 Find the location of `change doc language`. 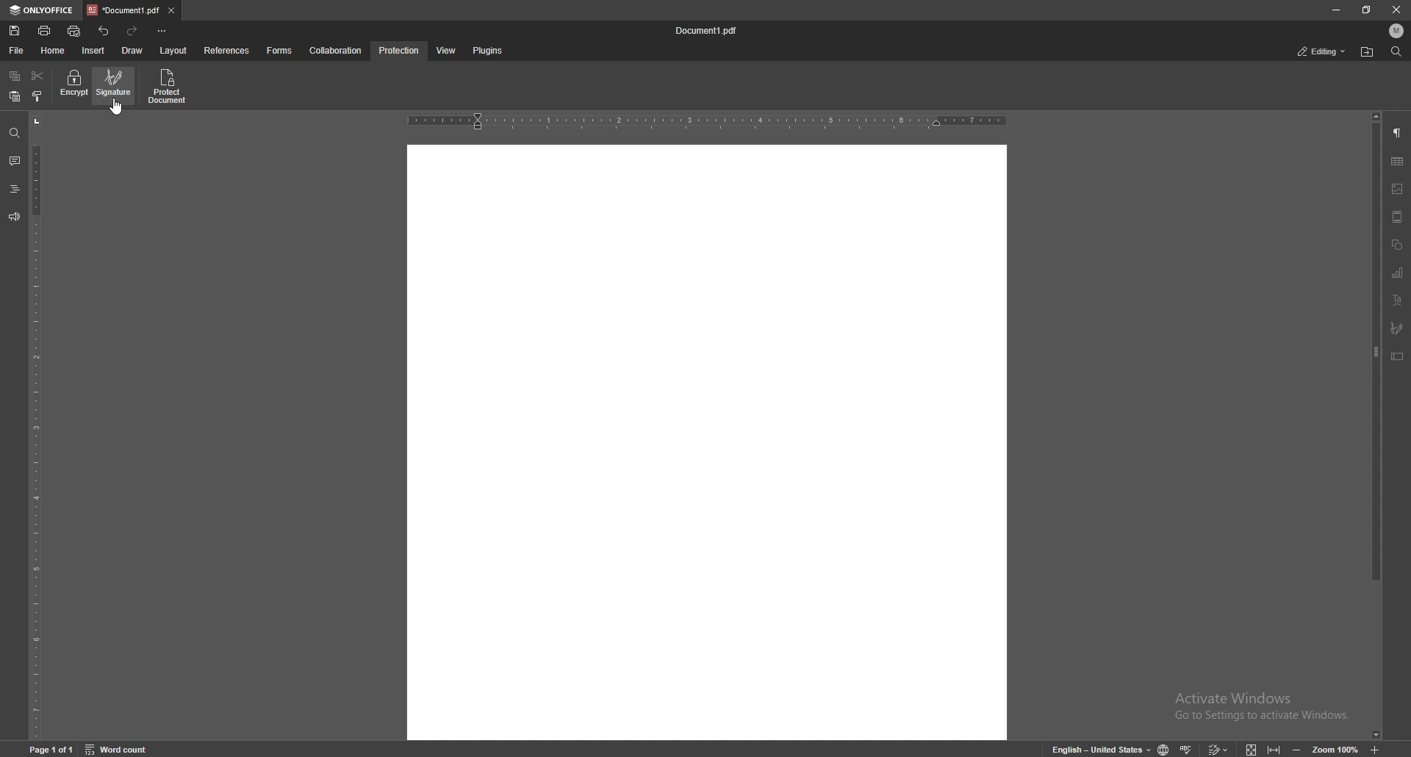

change doc language is located at coordinates (1158, 749).